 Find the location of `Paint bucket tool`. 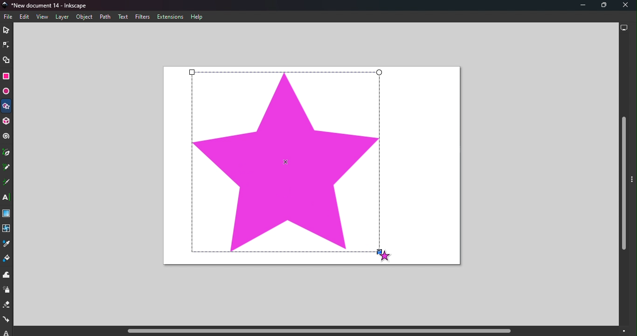

Paint bucket tool is located at coordinates (7, 259).